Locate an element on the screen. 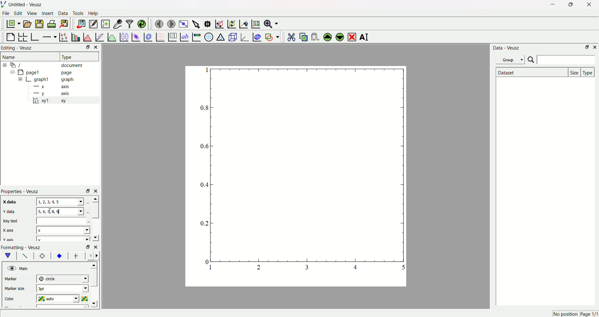 The image size is (599, 317). cursor is located at coordinates (51, 212).